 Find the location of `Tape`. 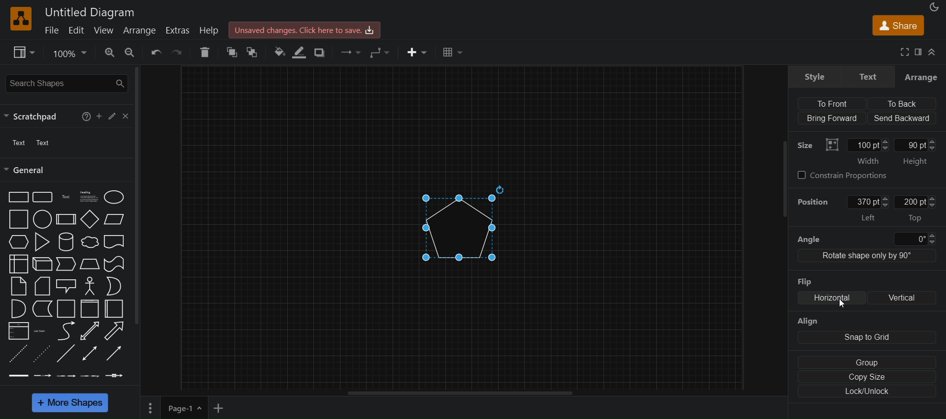

Tape is located at coordinates (114, 264).